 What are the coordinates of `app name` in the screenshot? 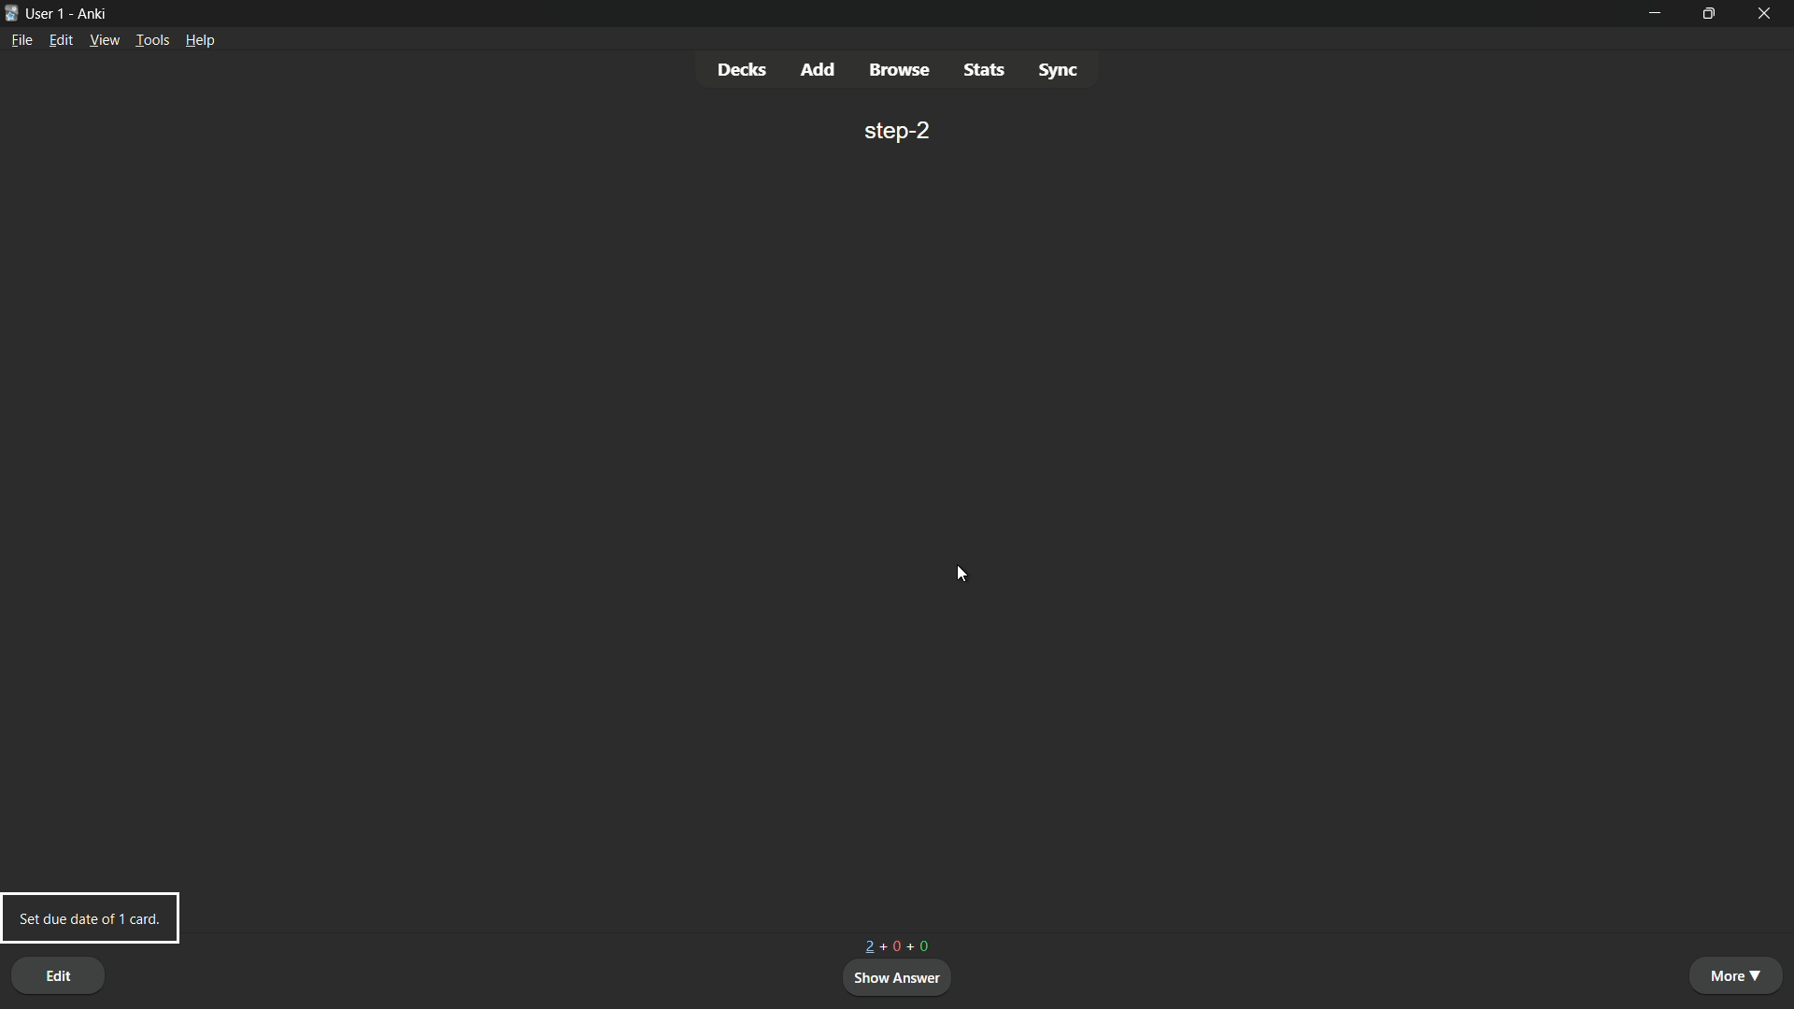 It's located at (93, 15).